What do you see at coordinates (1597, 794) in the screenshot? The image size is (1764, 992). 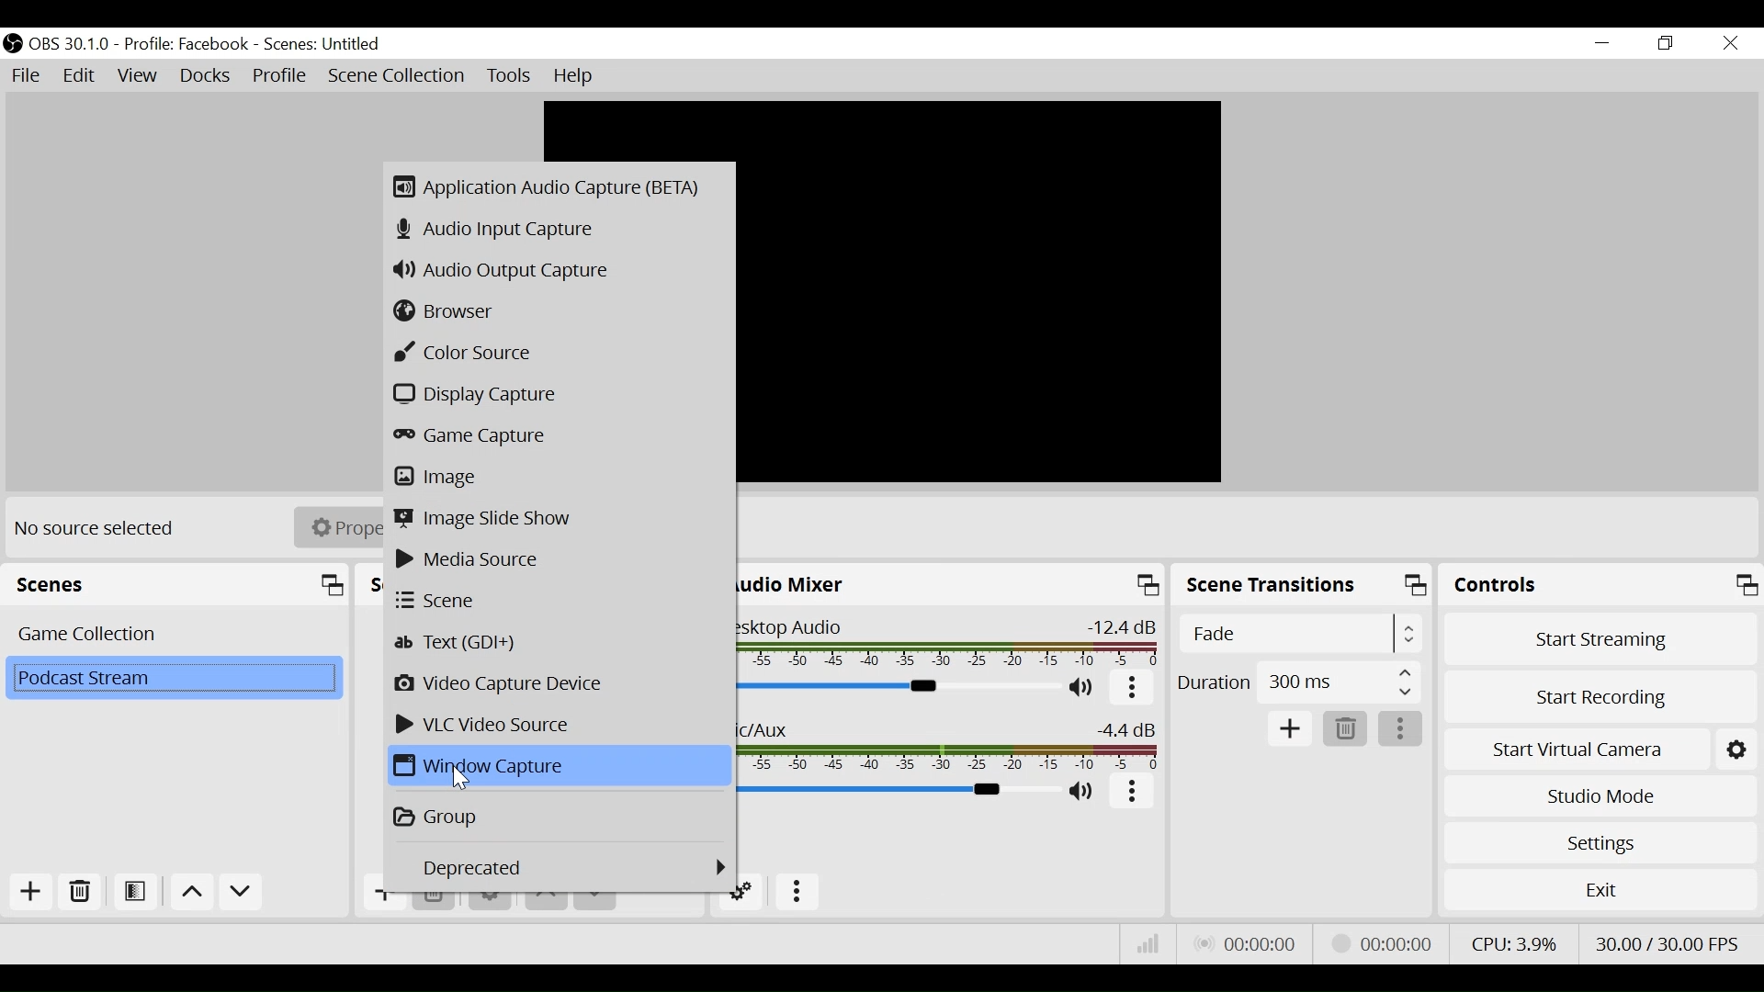 I see `Studio Mode` at bounding box center [1597, 794].